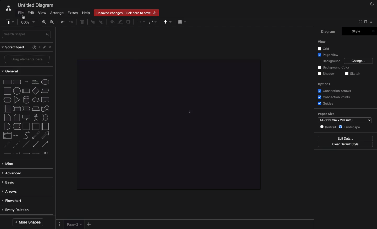  I want to click on Options, so click(324, 85).